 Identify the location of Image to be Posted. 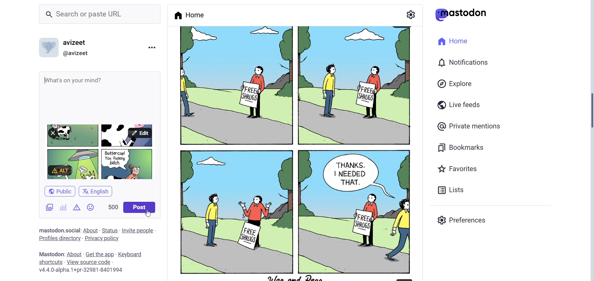
(100, 152).